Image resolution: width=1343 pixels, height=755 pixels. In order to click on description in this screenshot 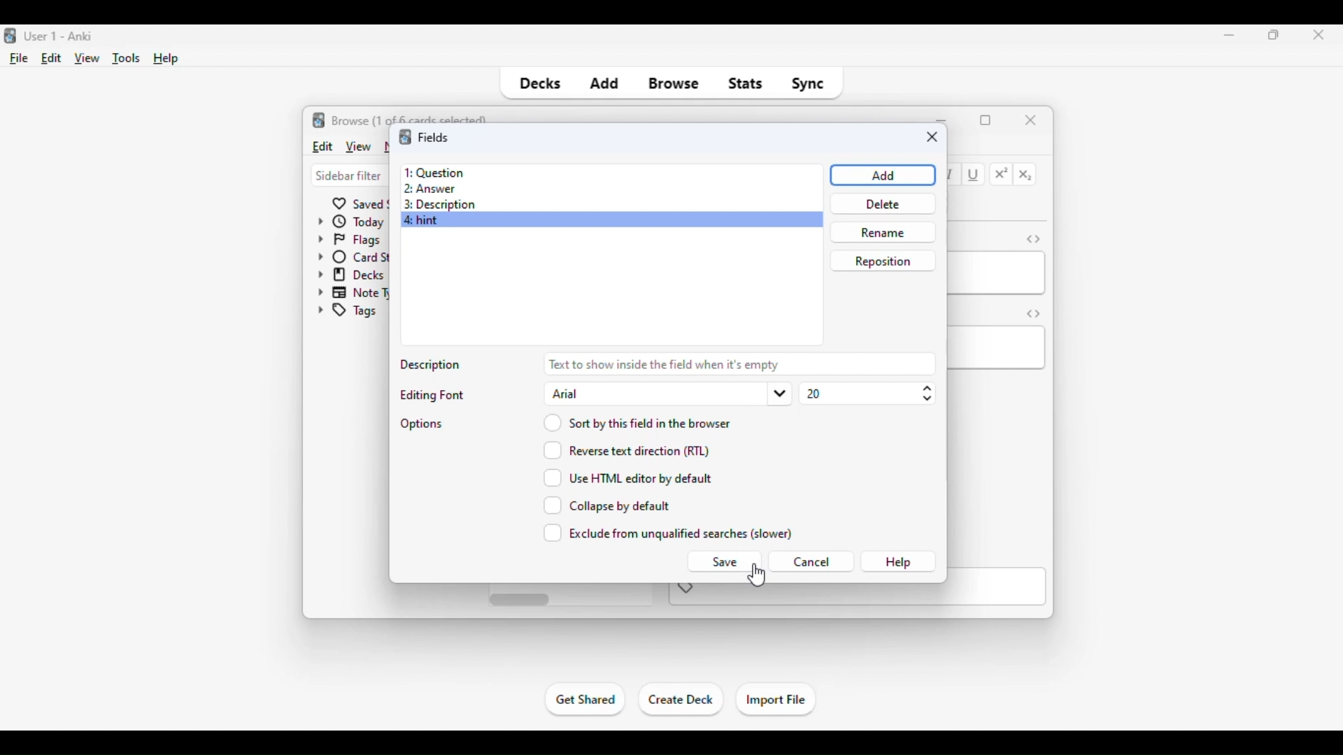, I will do `click(432, 366)`.